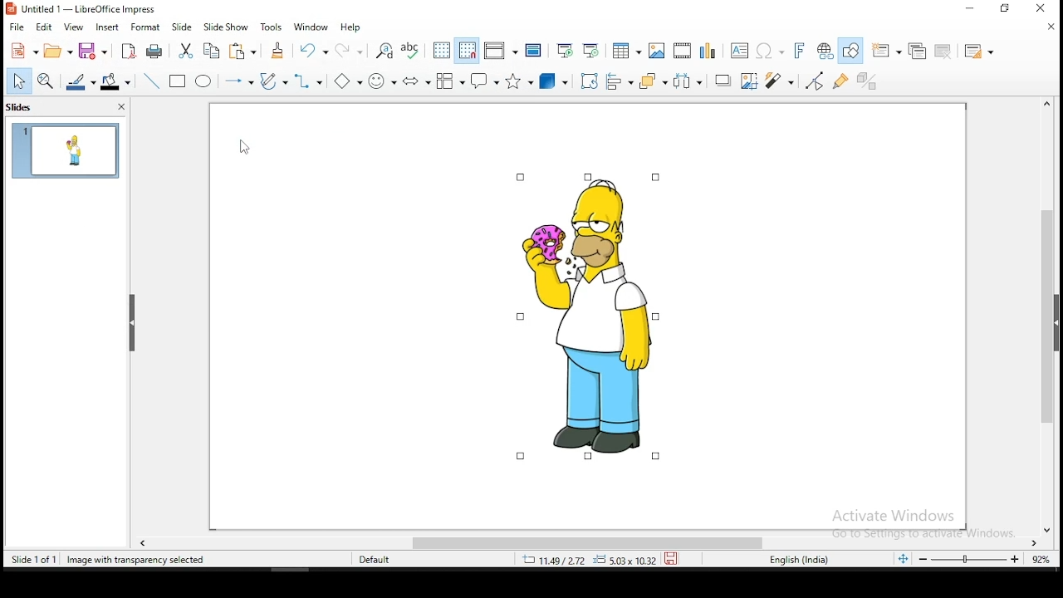  Describe the element at coordinates (143, 544) in the screenshot. I see `scoll left` at that location.